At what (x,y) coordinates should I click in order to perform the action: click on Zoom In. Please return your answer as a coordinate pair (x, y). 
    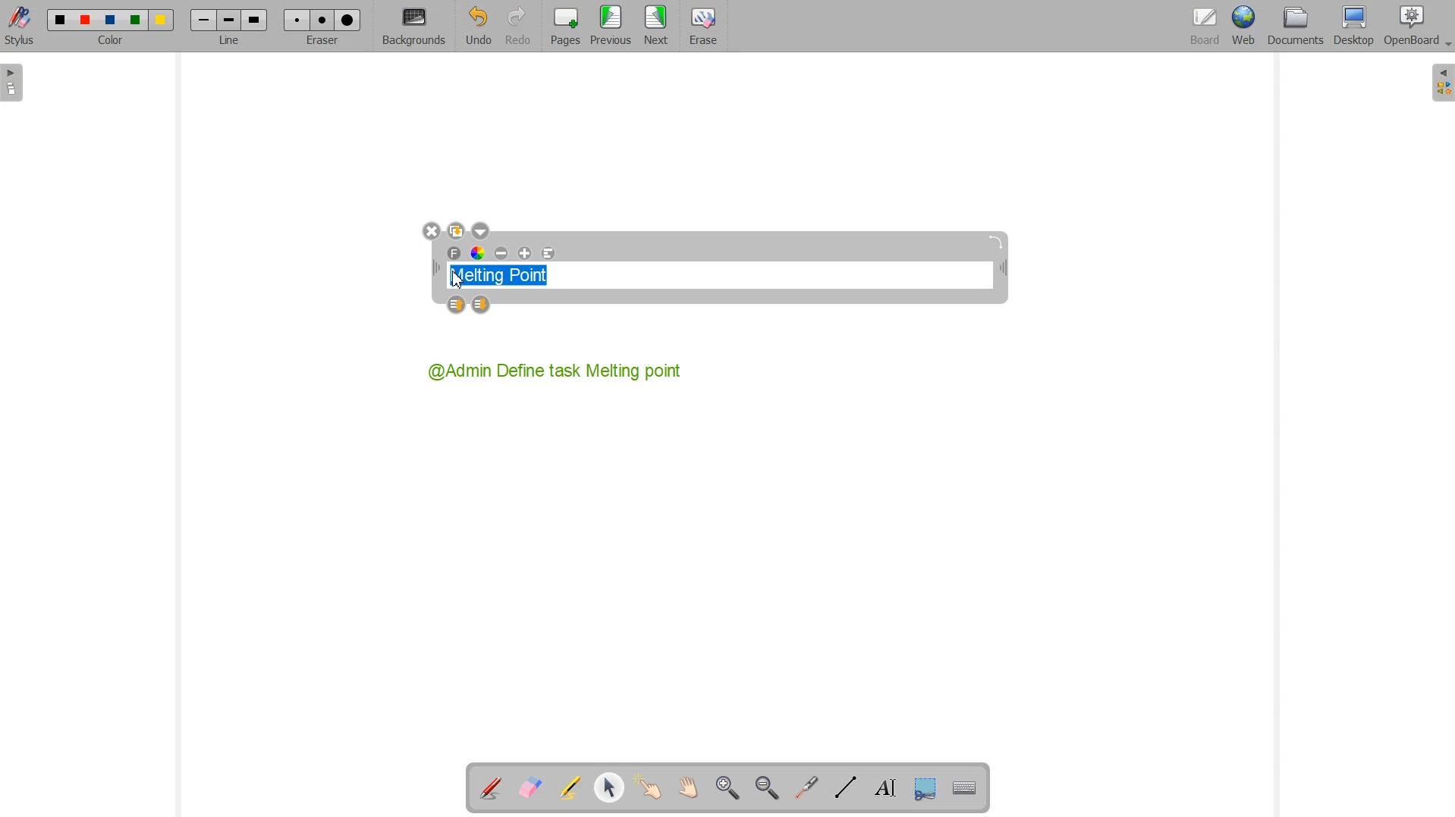
    Looking at the image, I should click on (729, 788).